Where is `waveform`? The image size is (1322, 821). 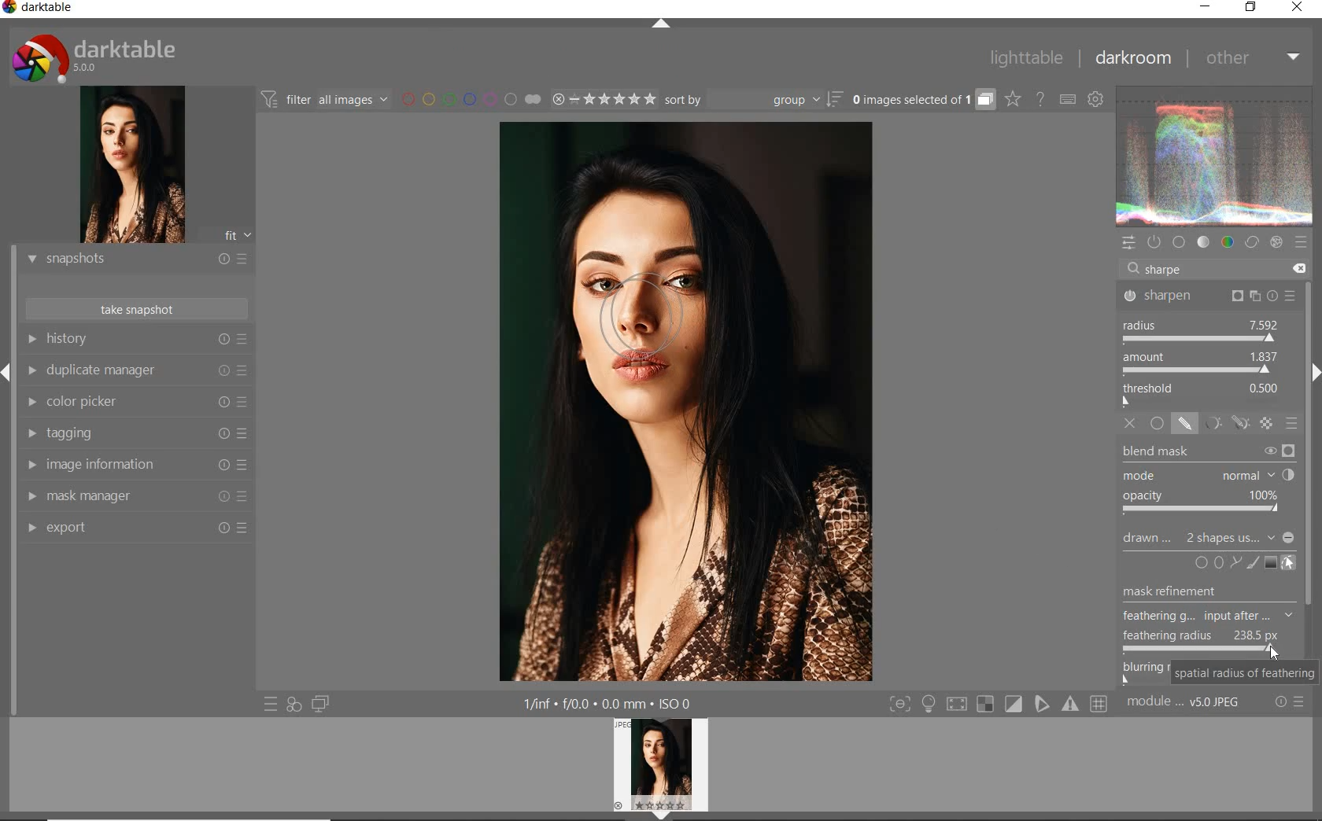
waveform is located at coordinates (1215, 156).